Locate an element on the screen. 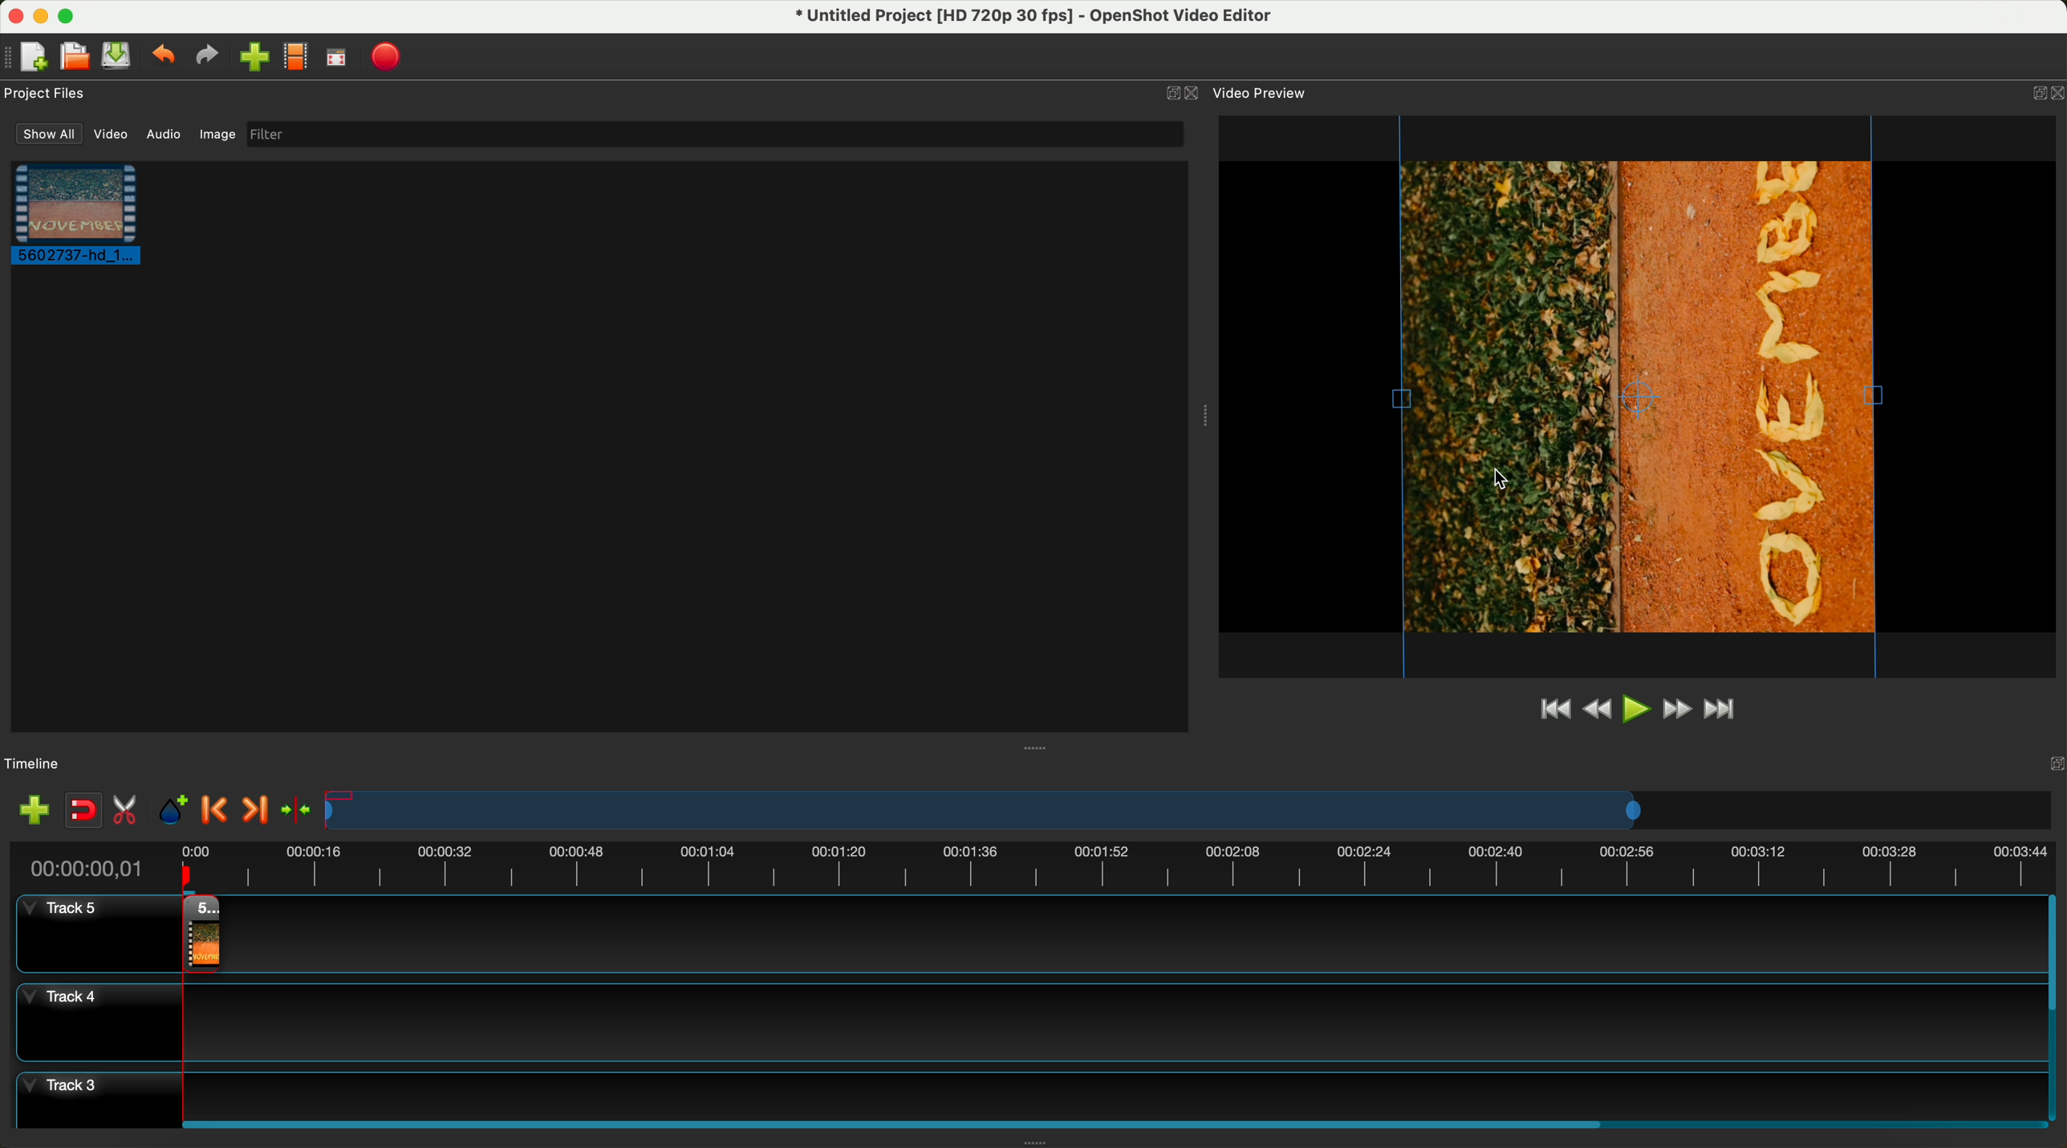 The height and width of the screenshot is (1148, 2067). minimize is located at coordinates (43, 16).